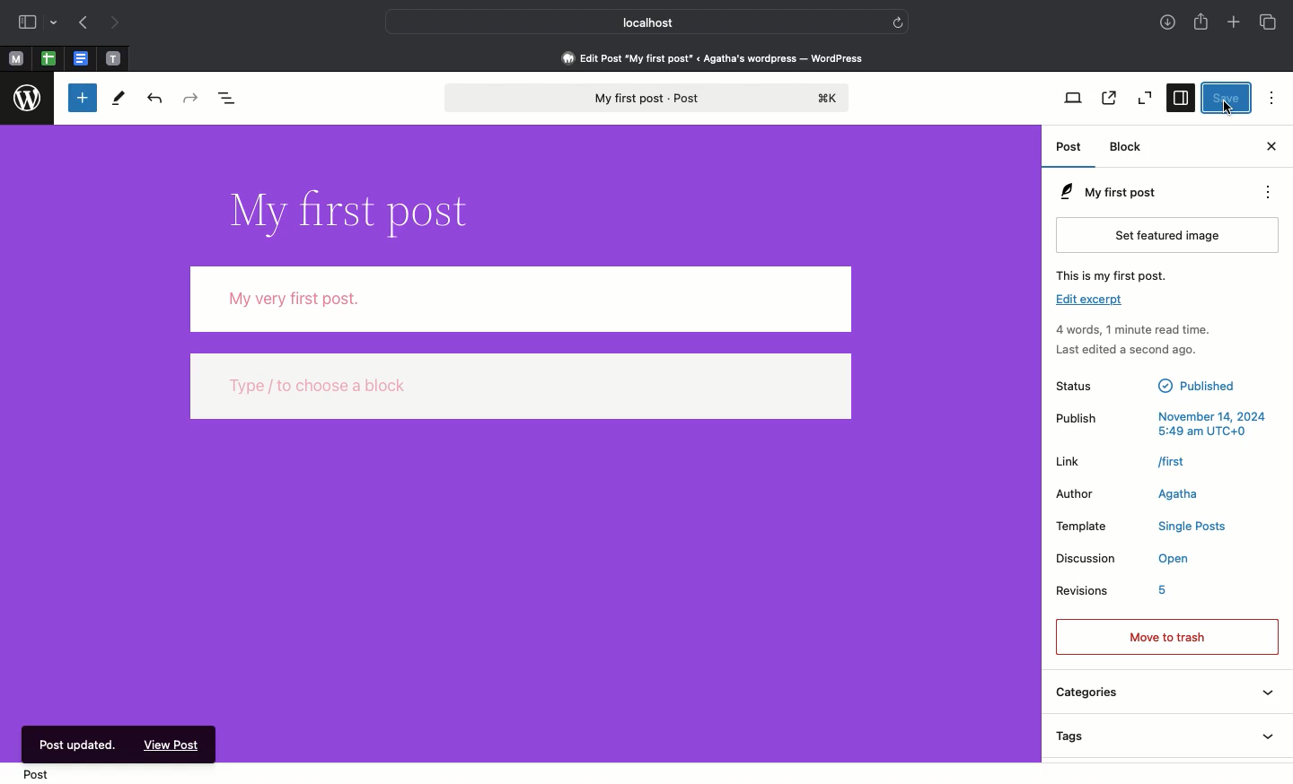 This screenshot has height=784, width=1293. What do you see at coordinates (1267, 22) in the screenshot?
I see `Tabs` at bounding box center [1267, 22].